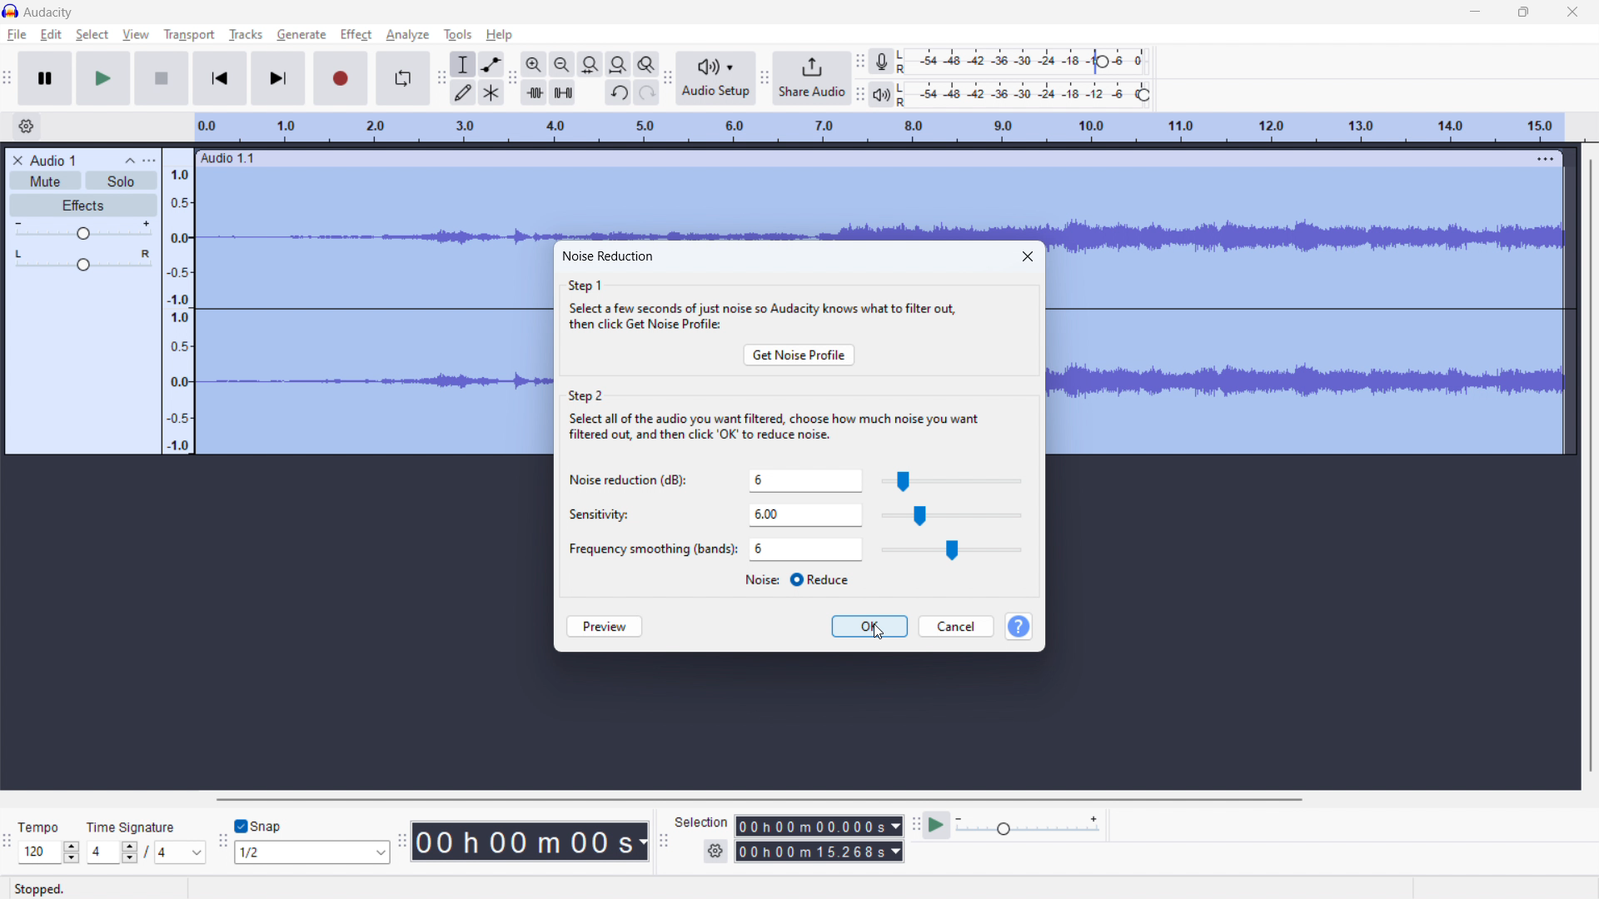 Image resolution: width=1599 pixels, height=899 pixels. I want to click on select reduce, so click(796, 580).